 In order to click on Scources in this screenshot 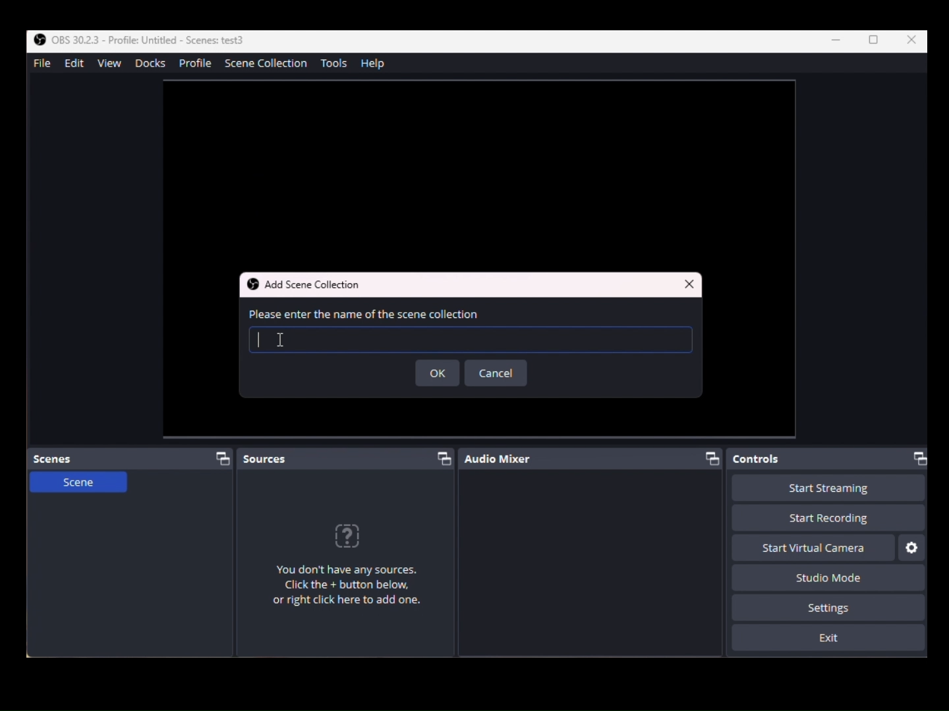, I will do `click(347, 457)`.